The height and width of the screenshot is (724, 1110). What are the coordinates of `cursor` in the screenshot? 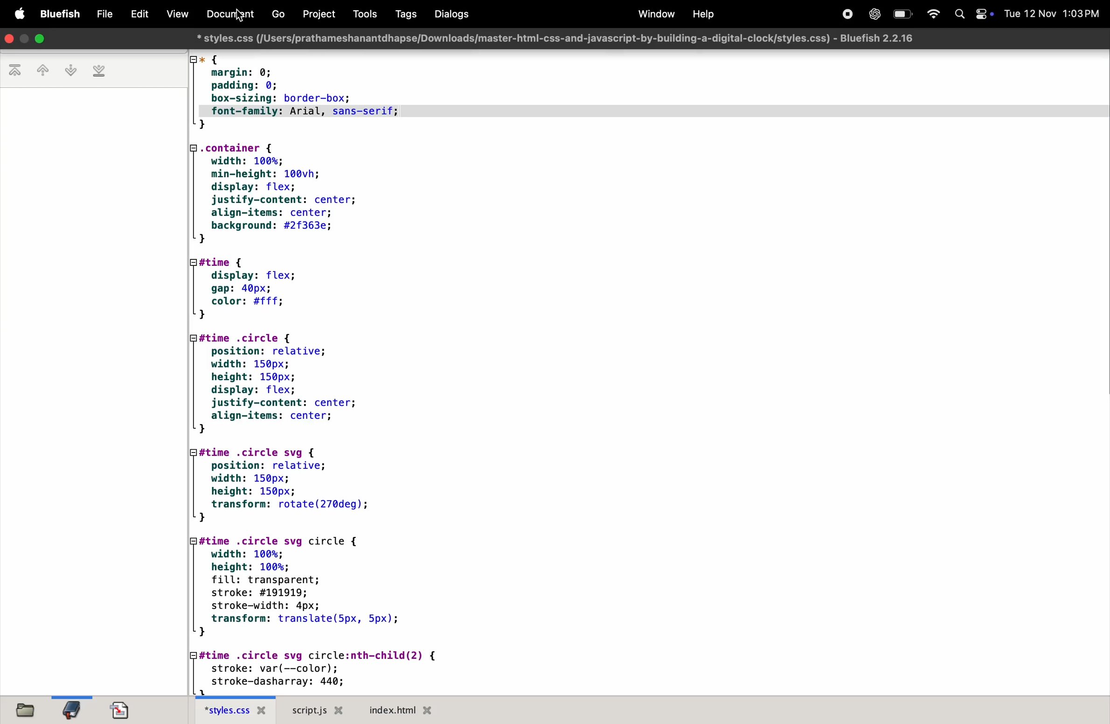 It's located at (241, 17).